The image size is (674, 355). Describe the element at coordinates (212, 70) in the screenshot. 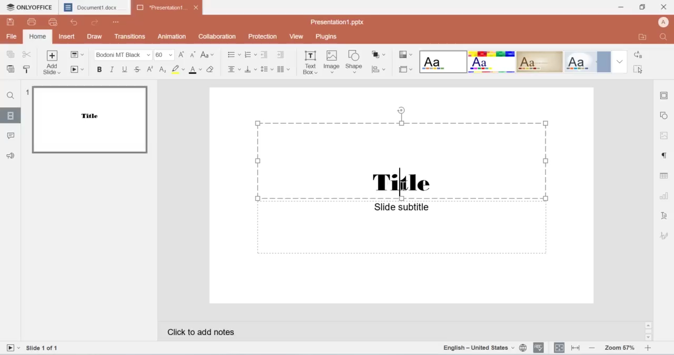

I see `erase ` at that location.